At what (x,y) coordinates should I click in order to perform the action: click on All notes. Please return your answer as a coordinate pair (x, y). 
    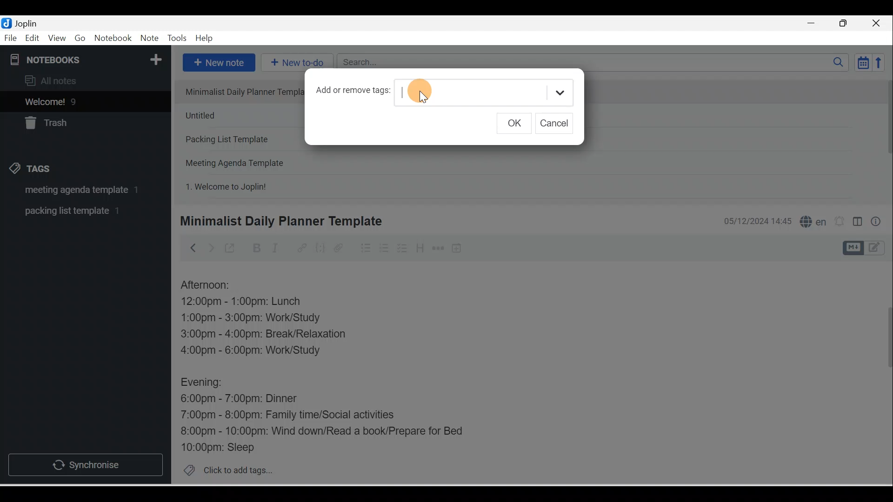
    Looking at the image, I should click on (84, 80).